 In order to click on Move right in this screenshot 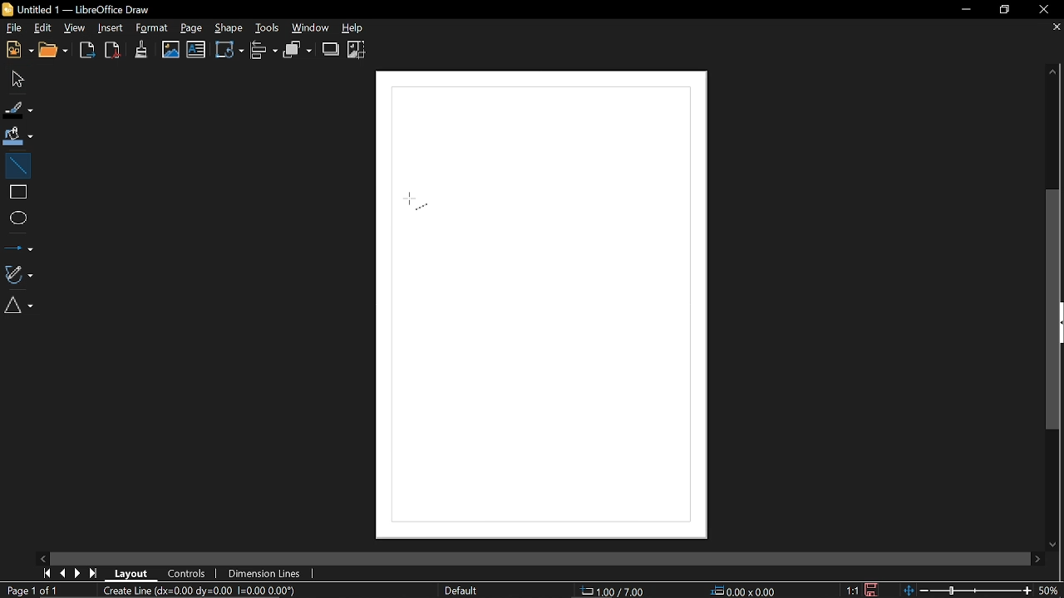, I will do `click(1039, 559)`.